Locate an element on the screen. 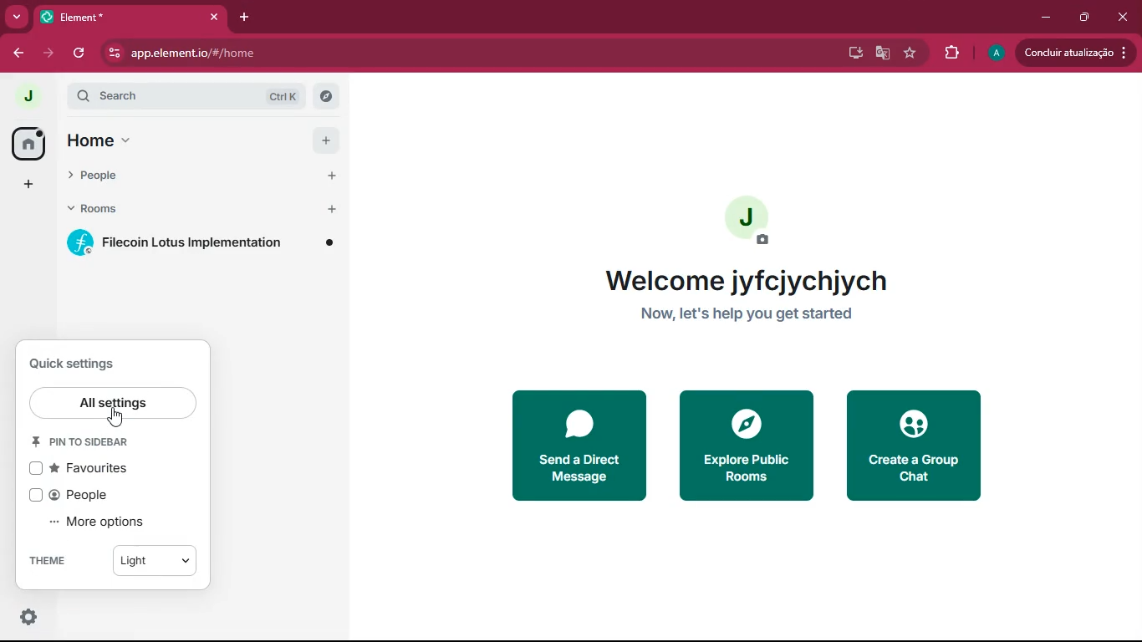 The image size is (1142, 642). pin to sidebar is located at coordinates (81, 441).